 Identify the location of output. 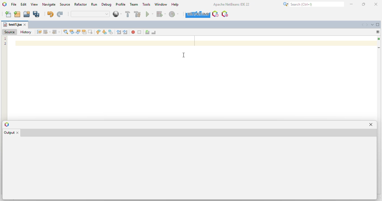
(9, 133).